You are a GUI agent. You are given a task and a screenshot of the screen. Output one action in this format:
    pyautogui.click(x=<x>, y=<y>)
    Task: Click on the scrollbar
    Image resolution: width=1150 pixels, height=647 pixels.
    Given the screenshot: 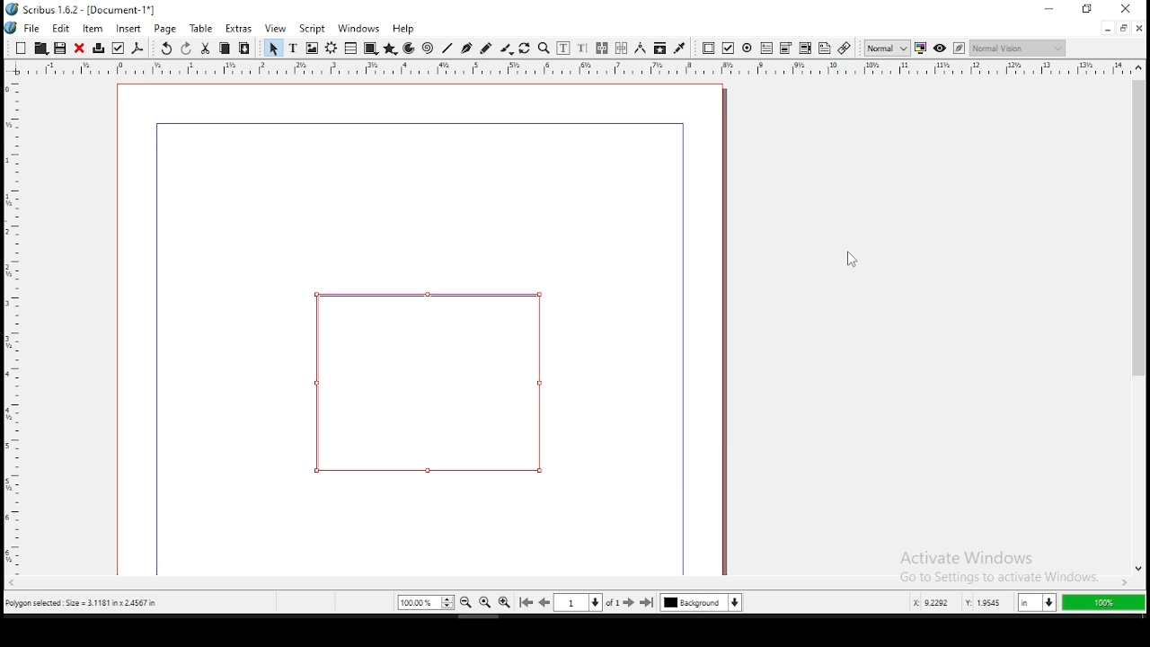 What is the action you would take?
    pyautogui.click(x=723, y=332)
    